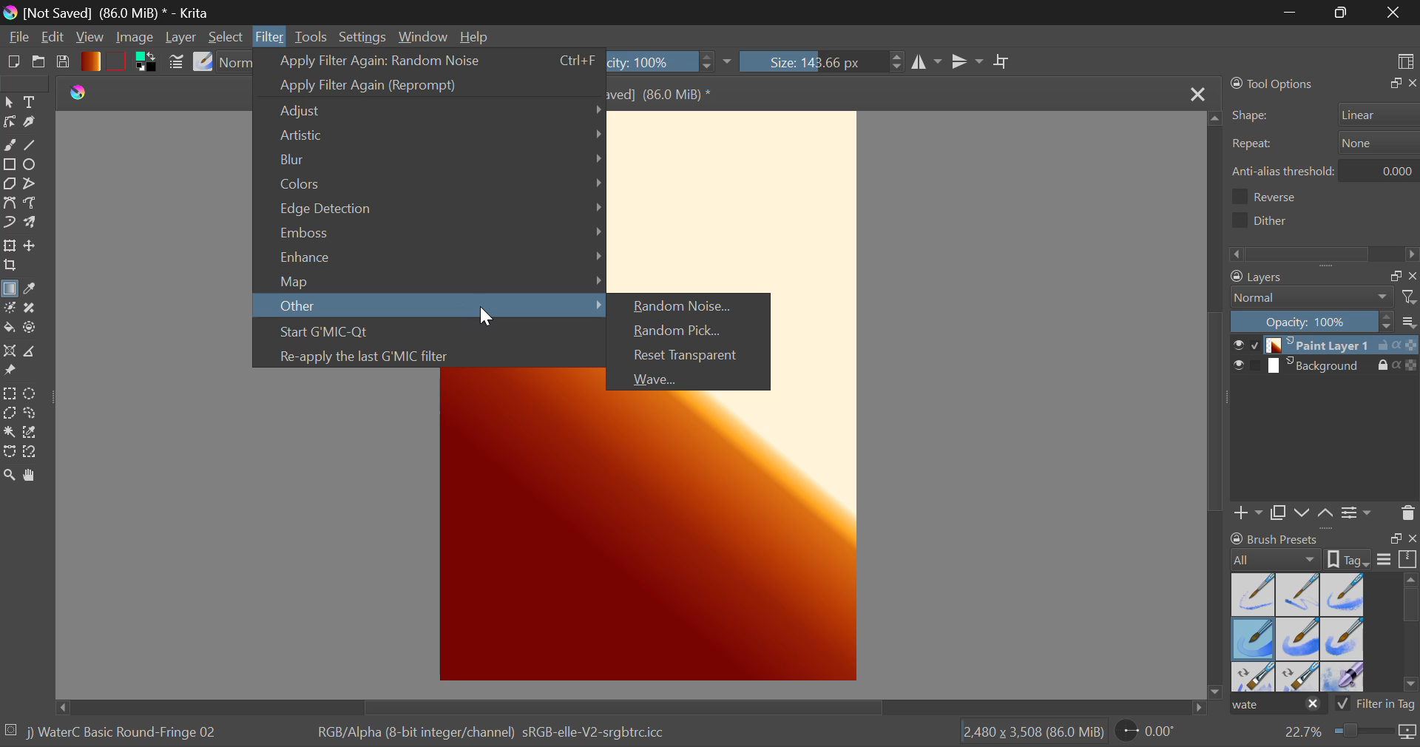  I want to click on menu, so click(1384, 561).